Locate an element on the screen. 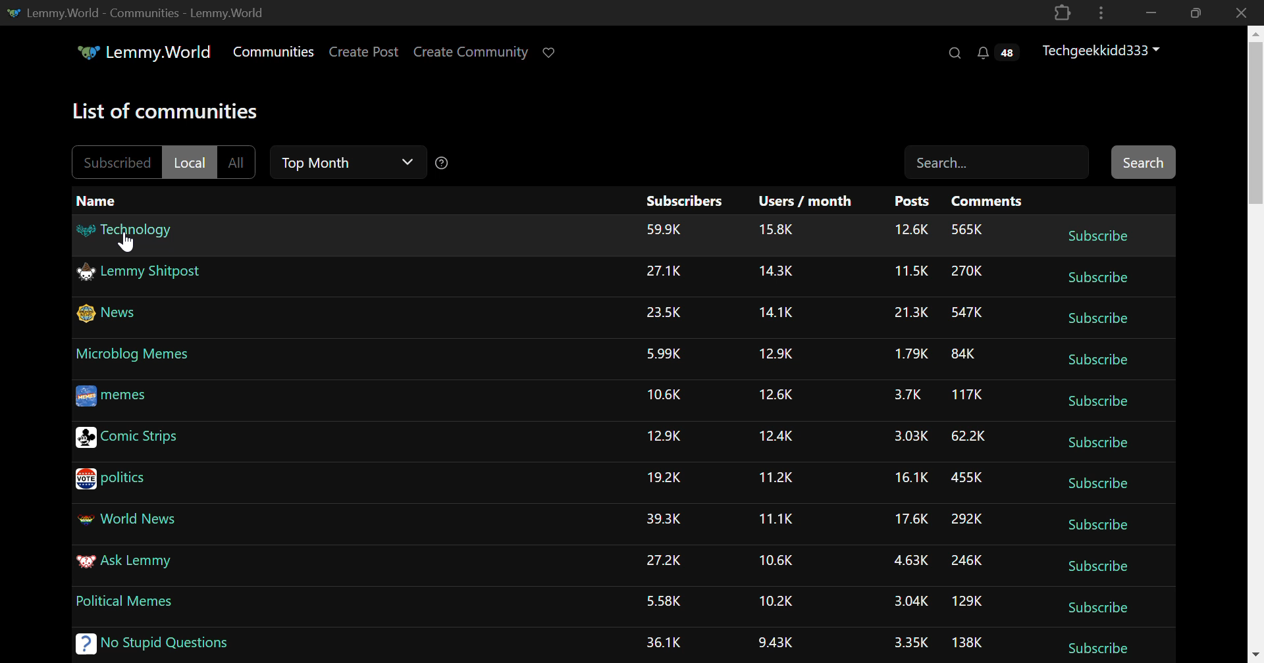 Image resolution: width=1264 pixels, height=663 pixels. 4.63K is located at coordinates (910, 560).